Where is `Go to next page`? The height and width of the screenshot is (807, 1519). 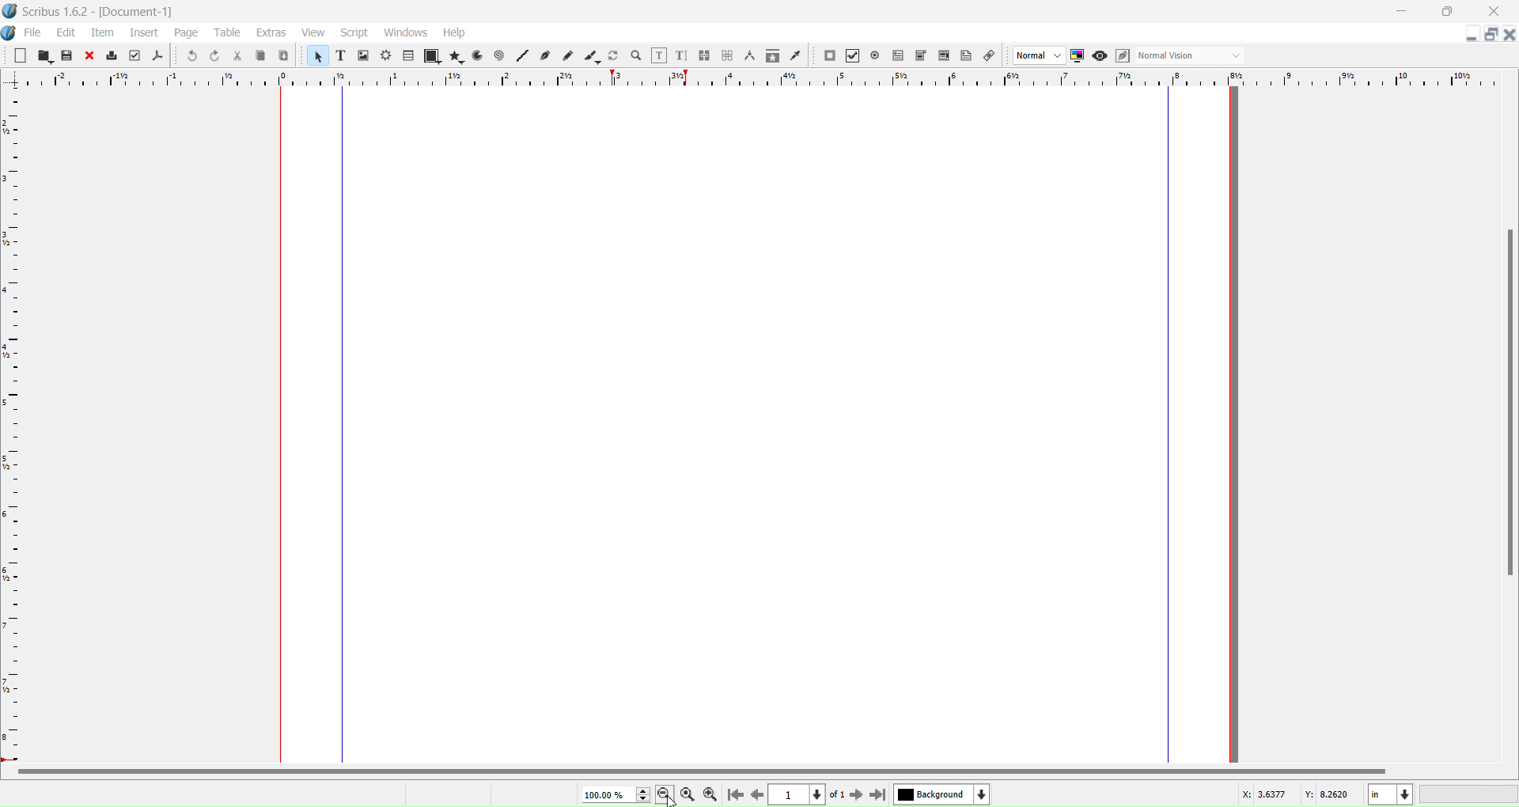
Go to next page is located at coordinates (857, 795).